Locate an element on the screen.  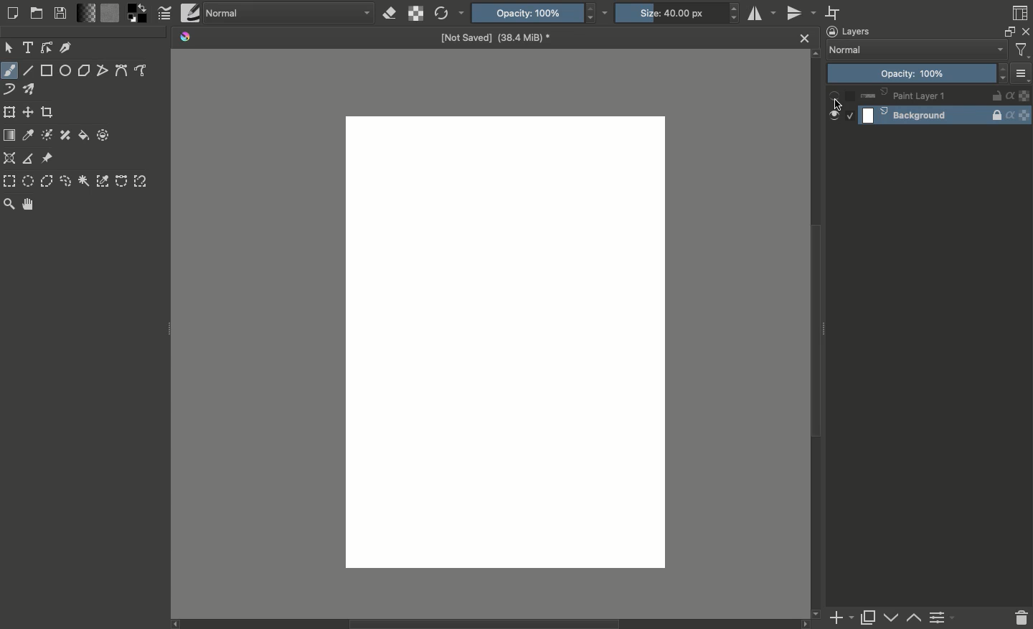
Duplicate layer is located at coordinates (872, 618).